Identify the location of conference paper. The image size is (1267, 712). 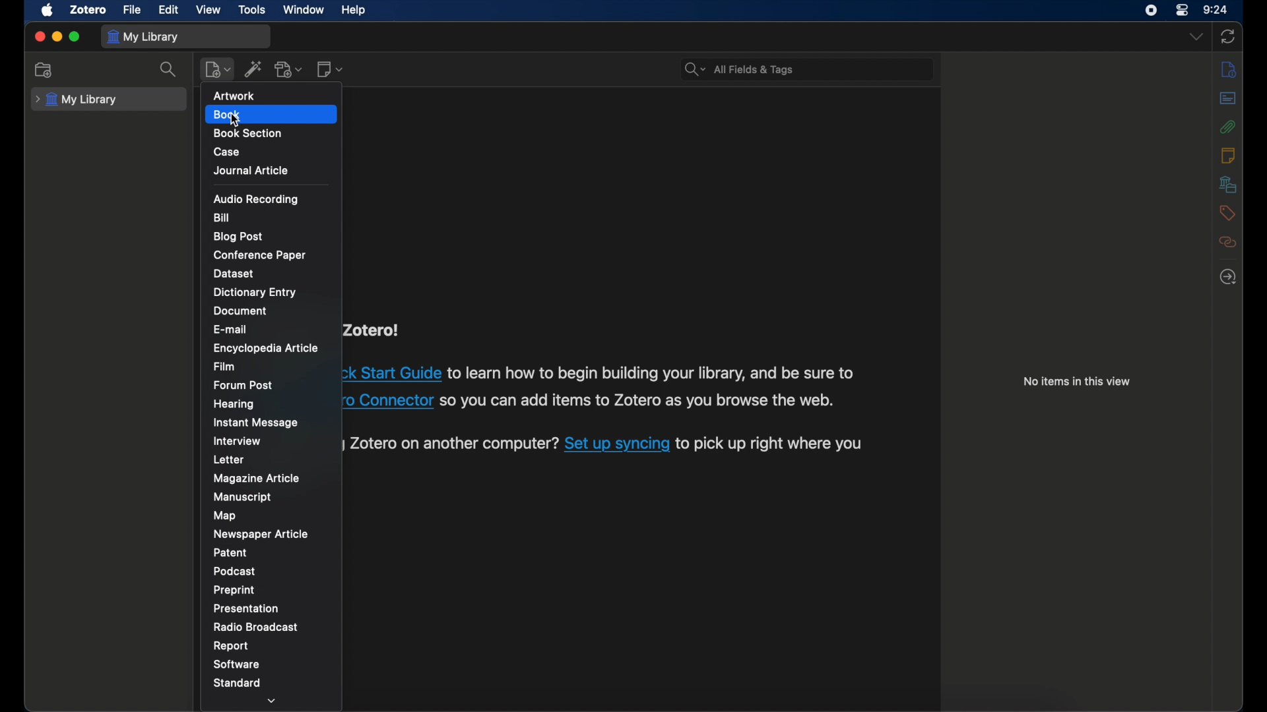
(261, 256).